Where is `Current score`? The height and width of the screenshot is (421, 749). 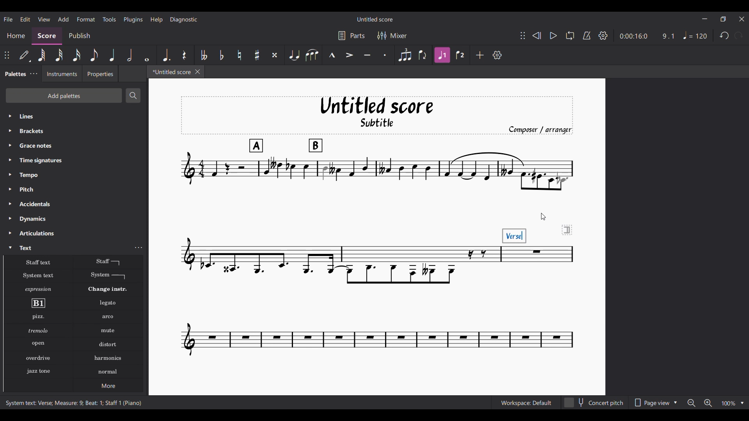
Current score is located at coordinates (533, 162).